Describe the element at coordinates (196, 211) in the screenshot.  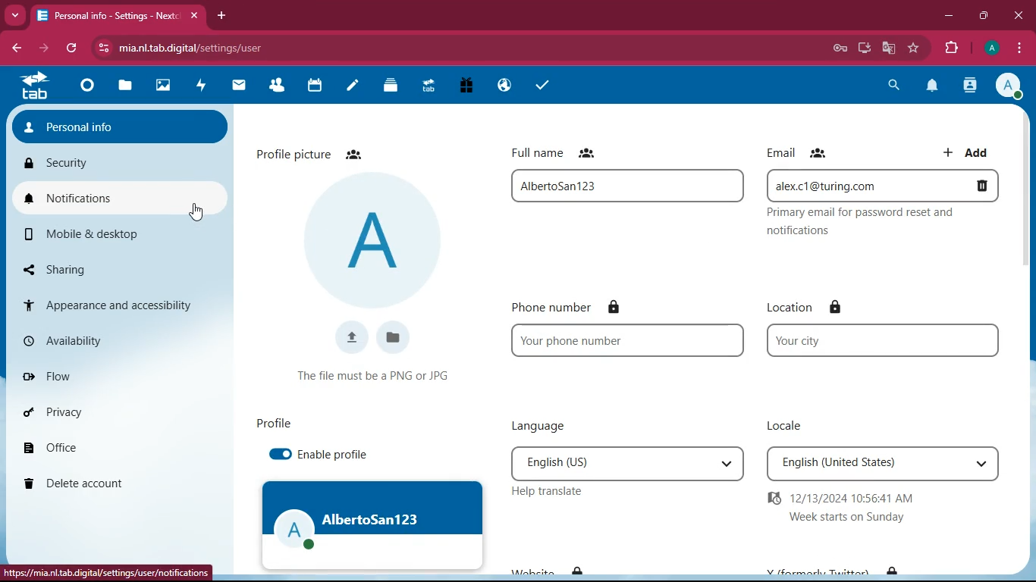
I see `cursor` at that location.